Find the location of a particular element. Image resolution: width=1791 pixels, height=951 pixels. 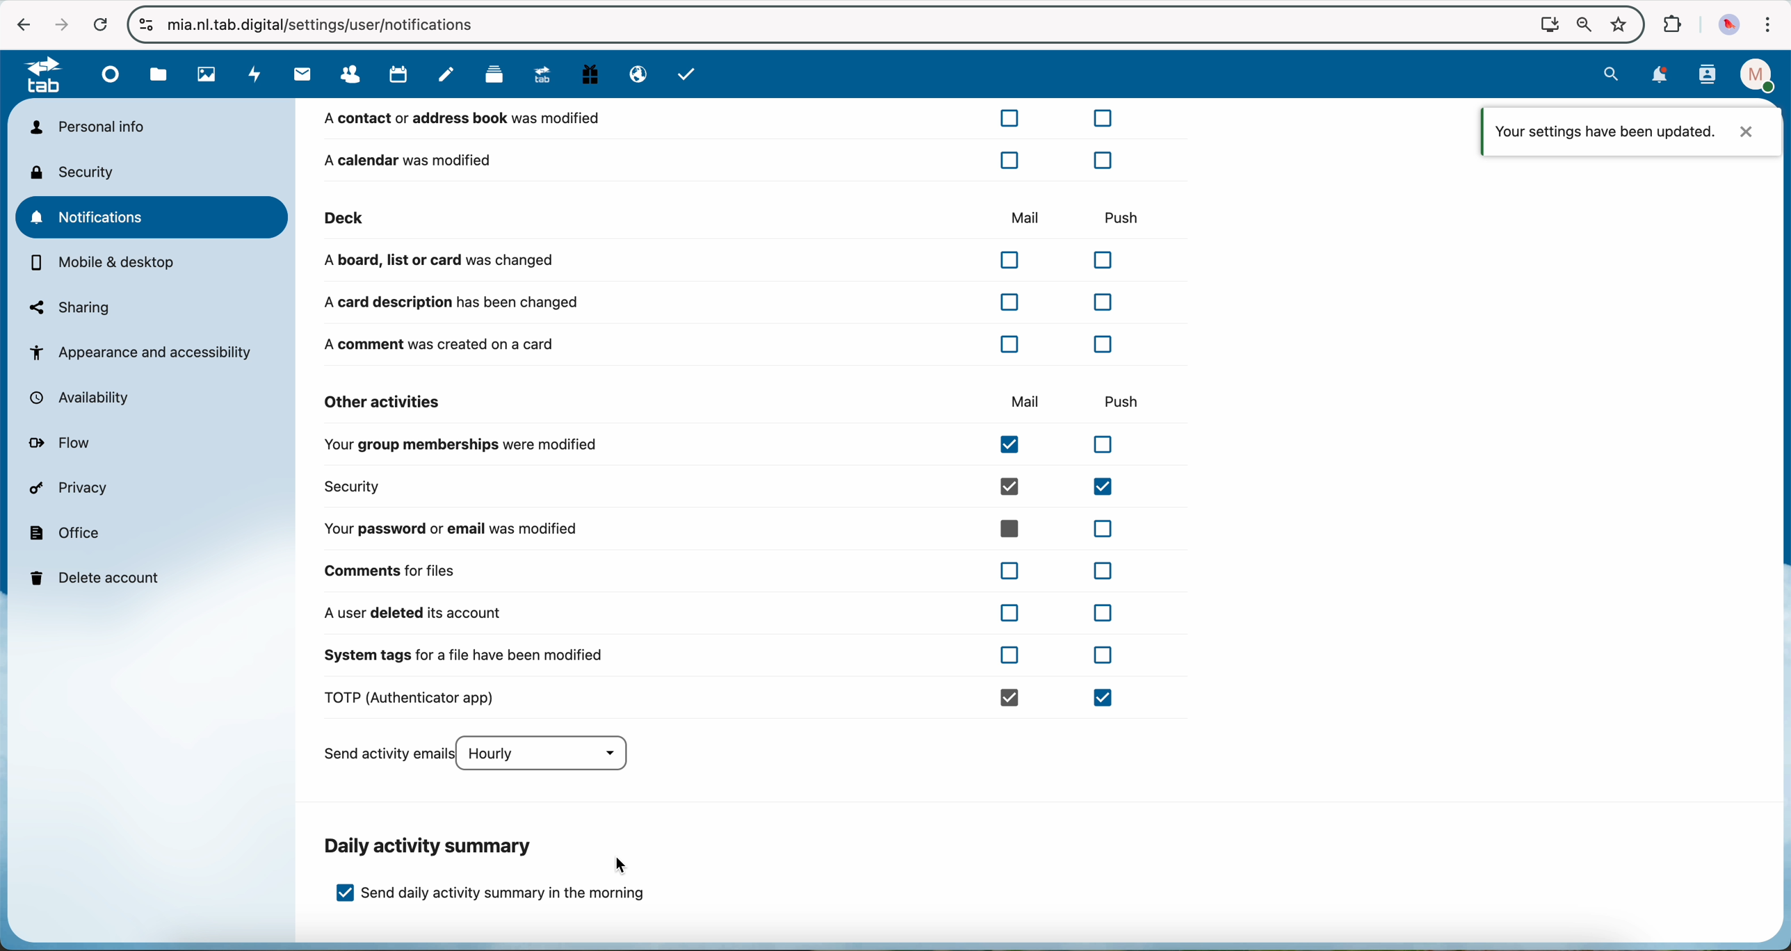

navigate foward is located at coordinates (57, 22).